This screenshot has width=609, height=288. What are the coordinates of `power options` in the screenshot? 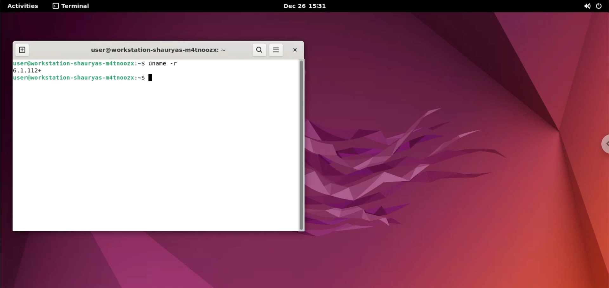 It's located at (600, 7).